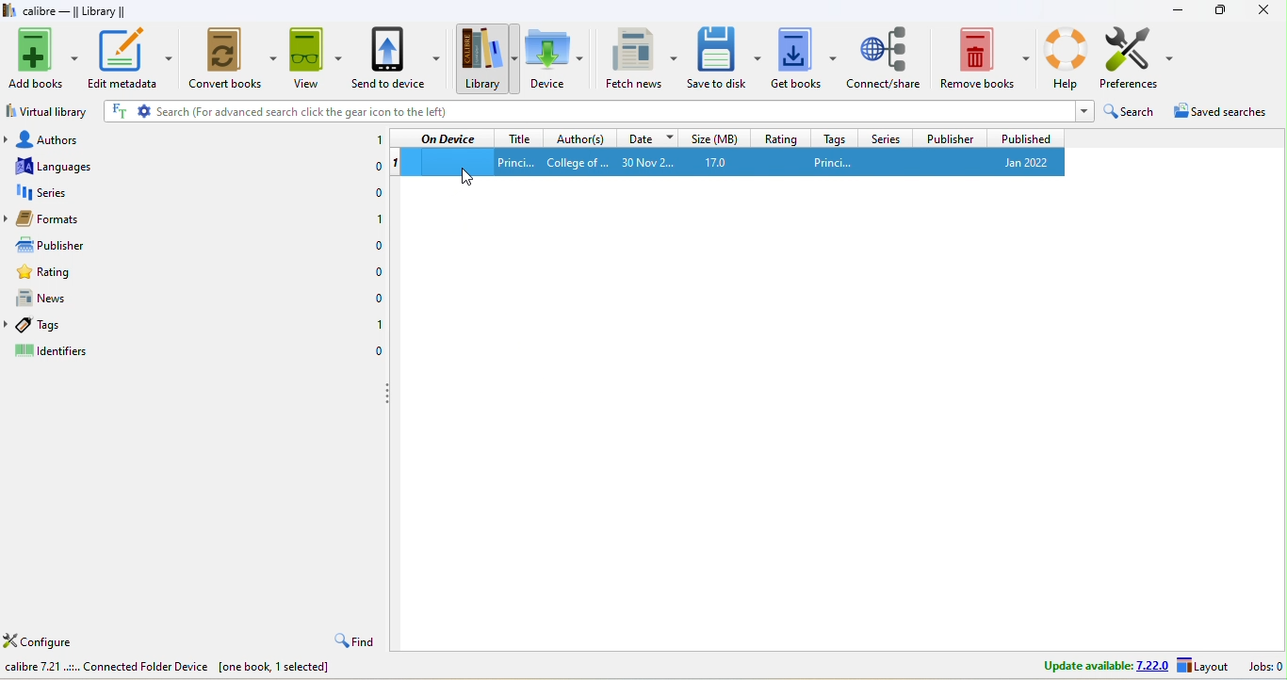 The height and width of the screenshot is (680, 1287). Describe the element at coordinates (518, 137) in the screenshot. I see `title` at that location.